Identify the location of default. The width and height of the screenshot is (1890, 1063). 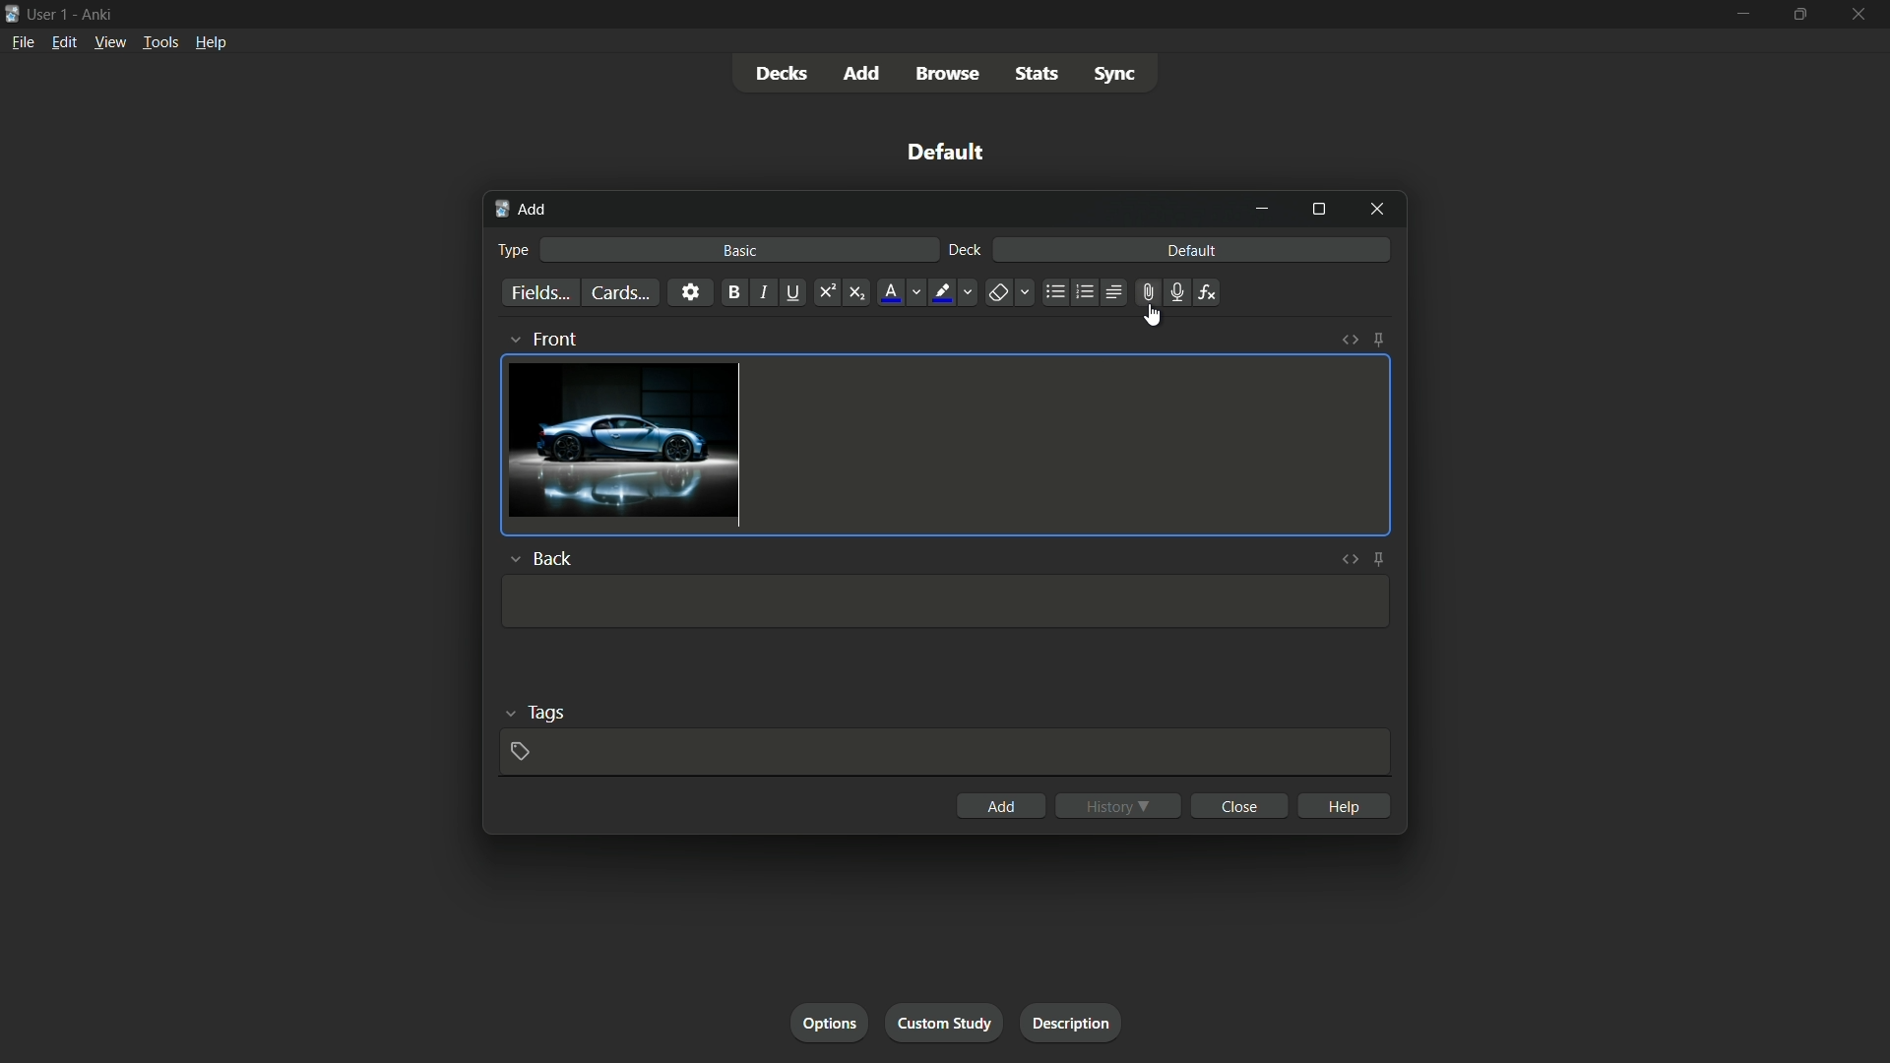
(1192, 251).